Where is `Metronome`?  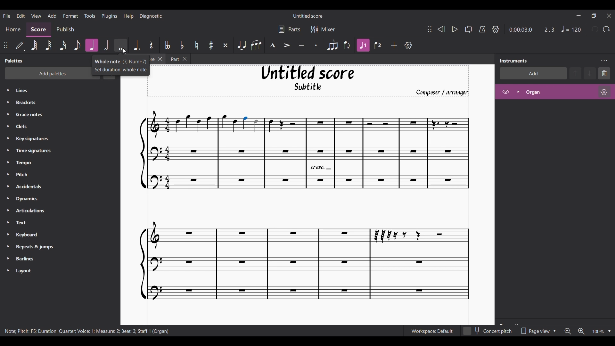 Metronome is located at coordinates (482, 29).